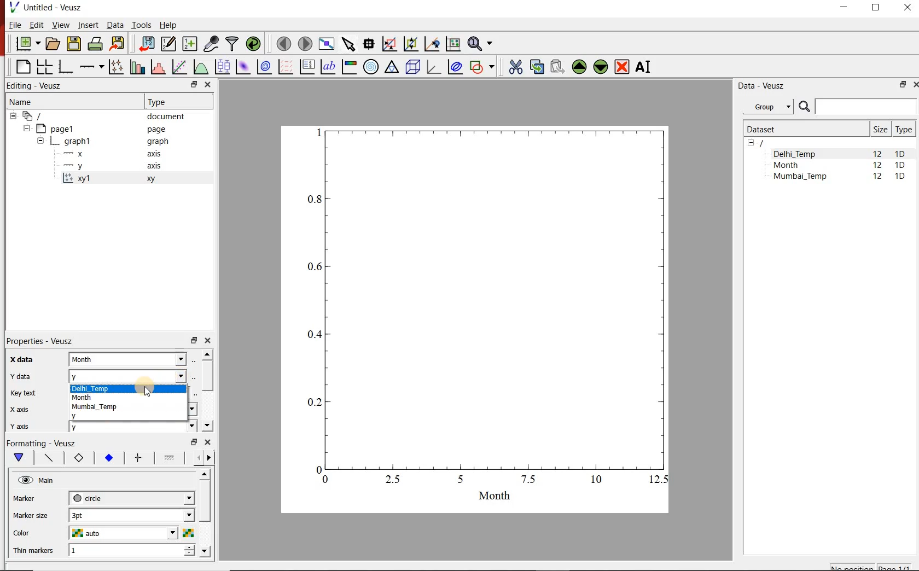 This screenshot has width=919, height=571. Describe the element at coordinates (17, 408) in the screenshot. I see `x axix` at that location.